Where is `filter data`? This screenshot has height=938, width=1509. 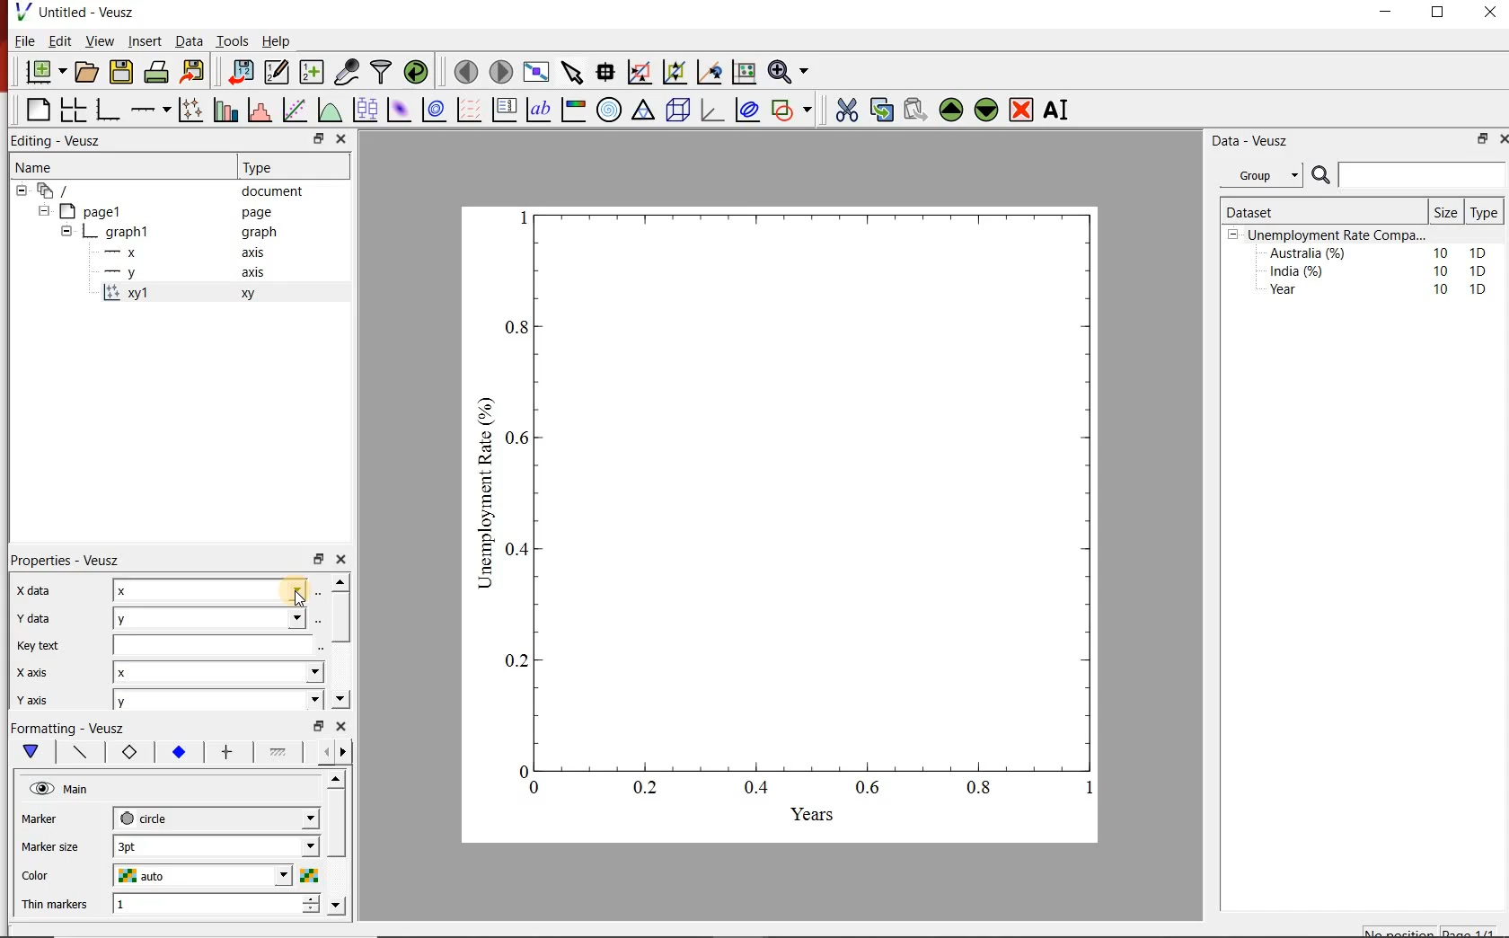 filter data is located at coordinates (380, 72).